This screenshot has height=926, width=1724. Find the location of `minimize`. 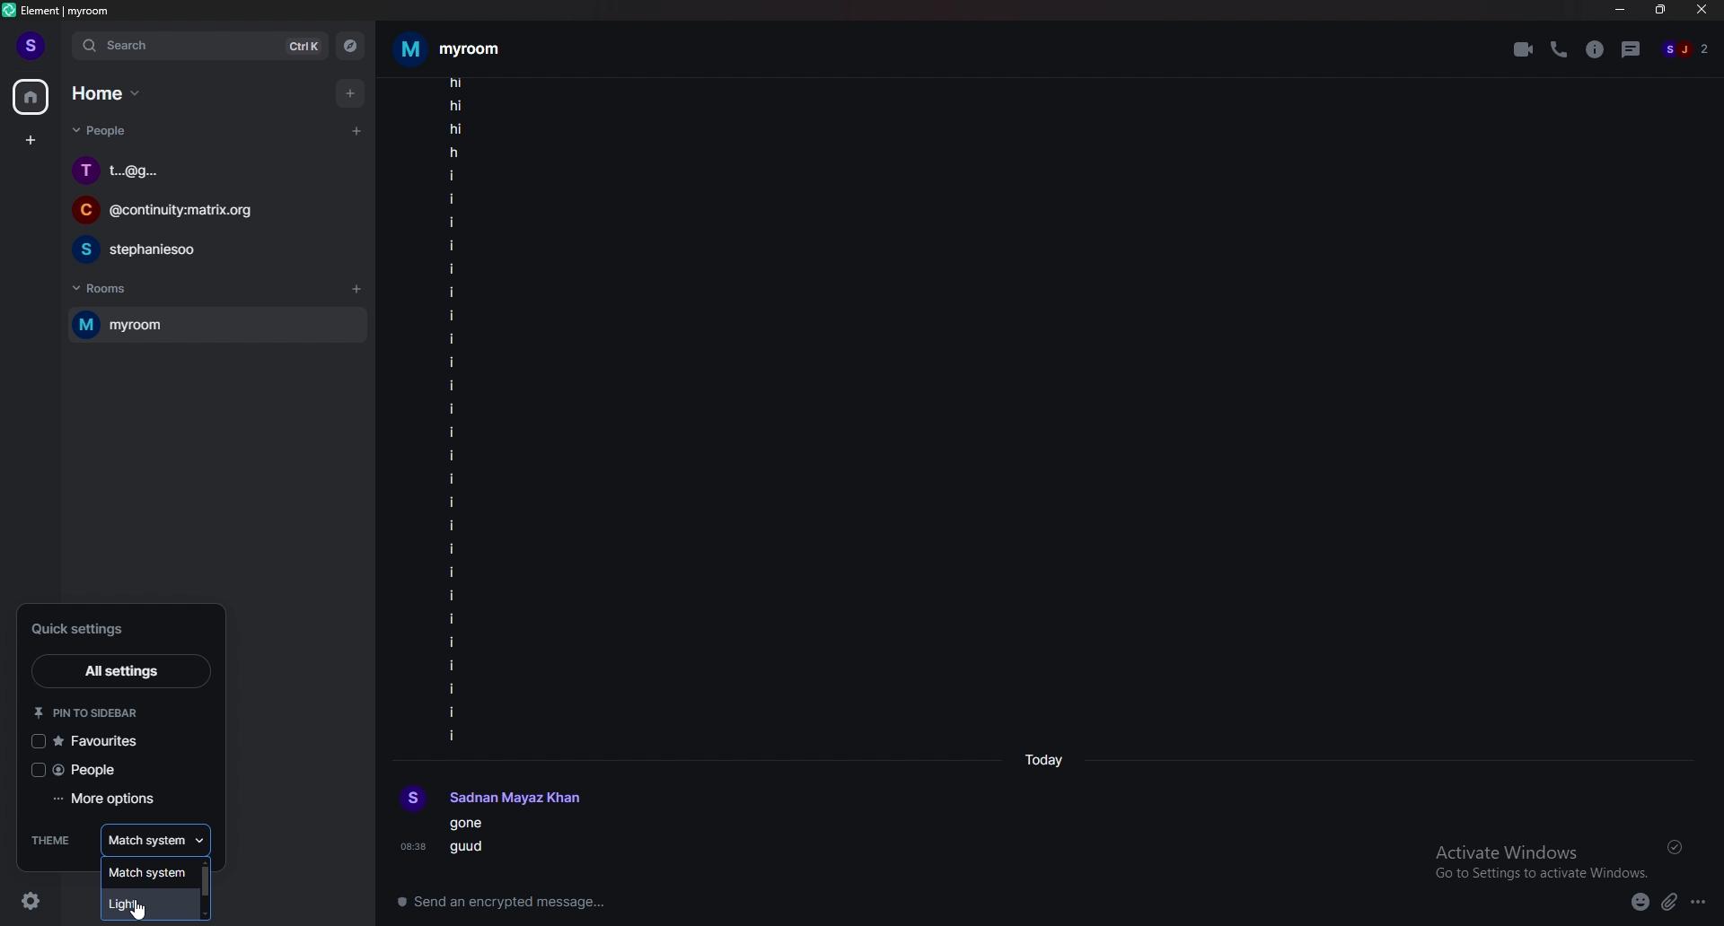

minimize is located at coordinates (1619, 10).